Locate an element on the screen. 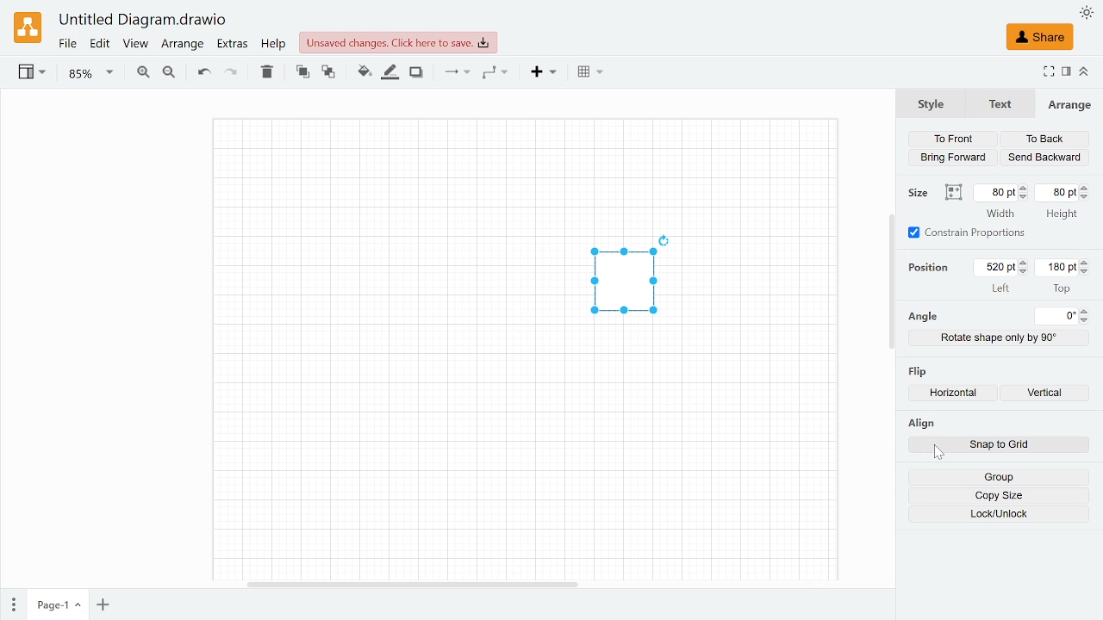  Arrange is located at coordinates (1069, 104).